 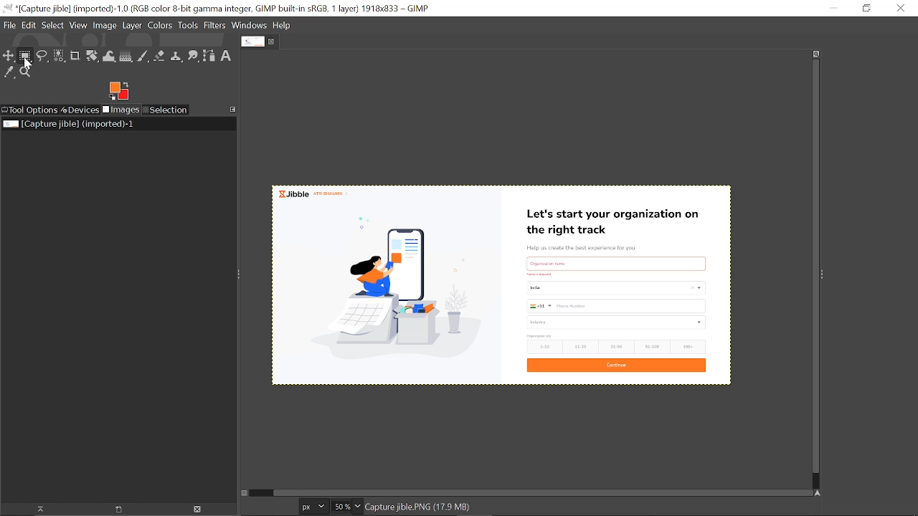 What do you see at coordinates (539, 336) in the screenshot?
I see `size` at bounding box center [539, 336].